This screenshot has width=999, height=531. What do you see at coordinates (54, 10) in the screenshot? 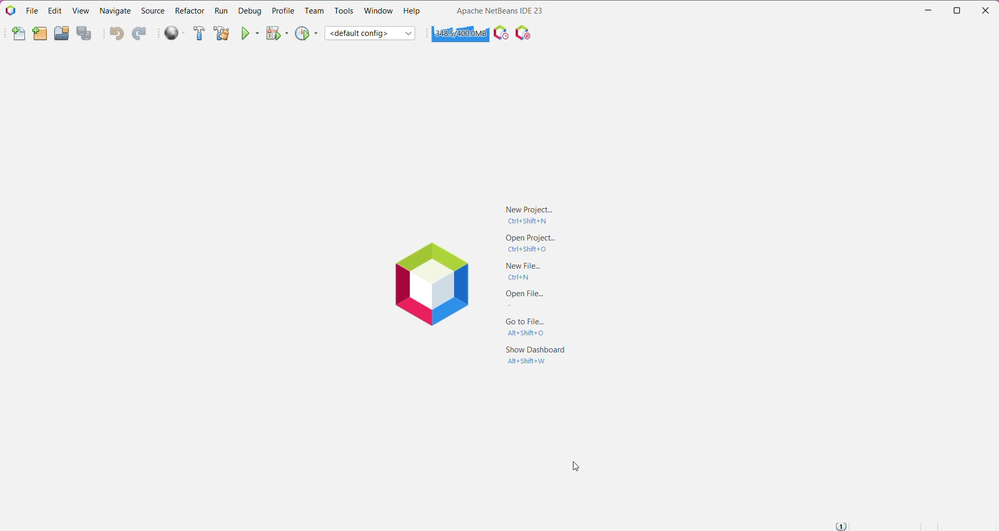
I see `Edit` at bounding box center [54, 10].